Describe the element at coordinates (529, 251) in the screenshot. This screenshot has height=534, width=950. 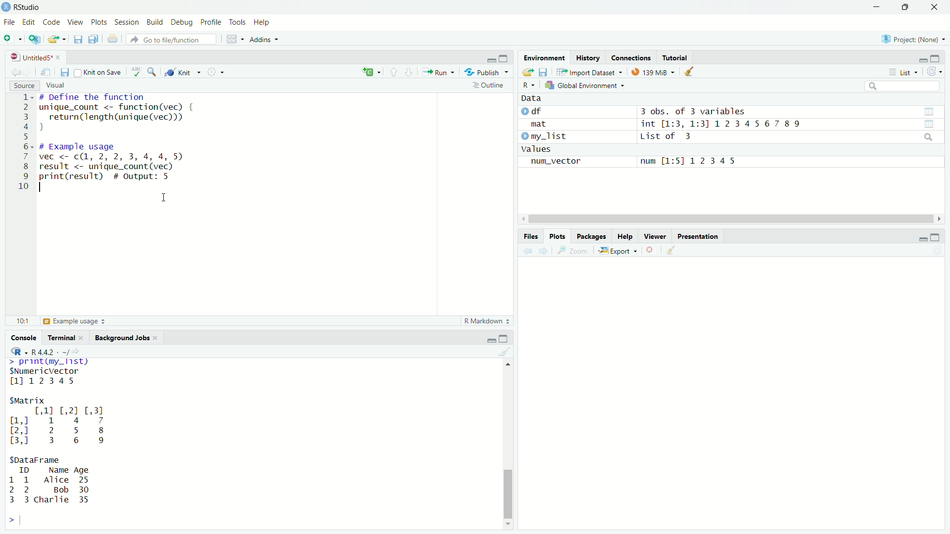
I see `back` at that location.